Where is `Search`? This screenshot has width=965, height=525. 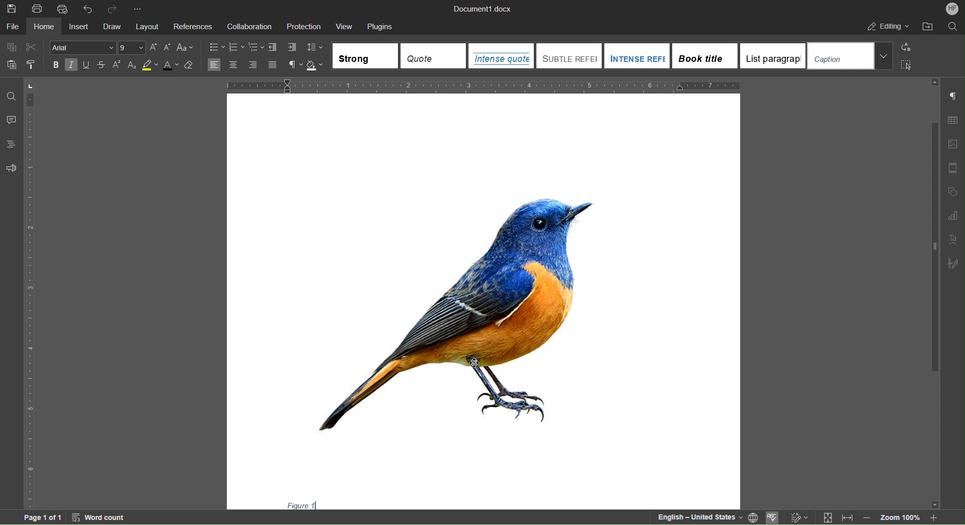 Search is located at coordinates (952, 27).